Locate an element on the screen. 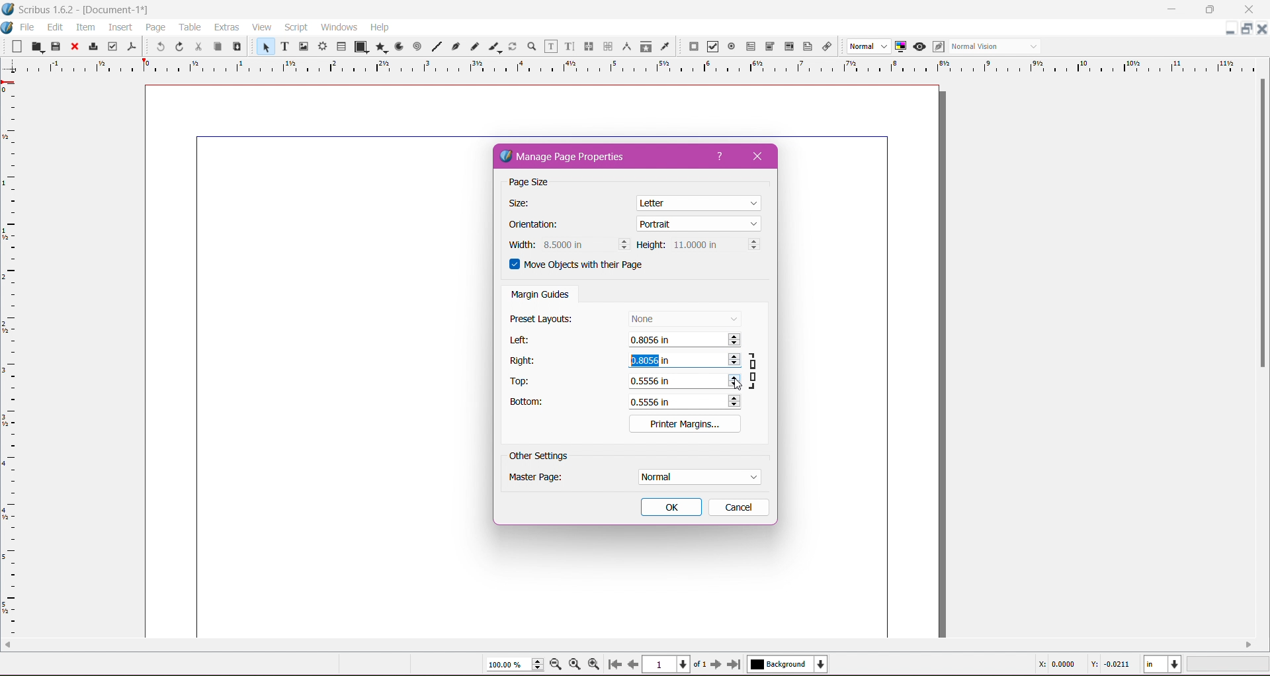  Zoom to 100% is located at coordinates (575, 663).